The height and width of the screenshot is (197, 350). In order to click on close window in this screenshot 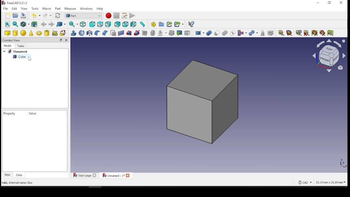, I will do `click(341, 3)`.